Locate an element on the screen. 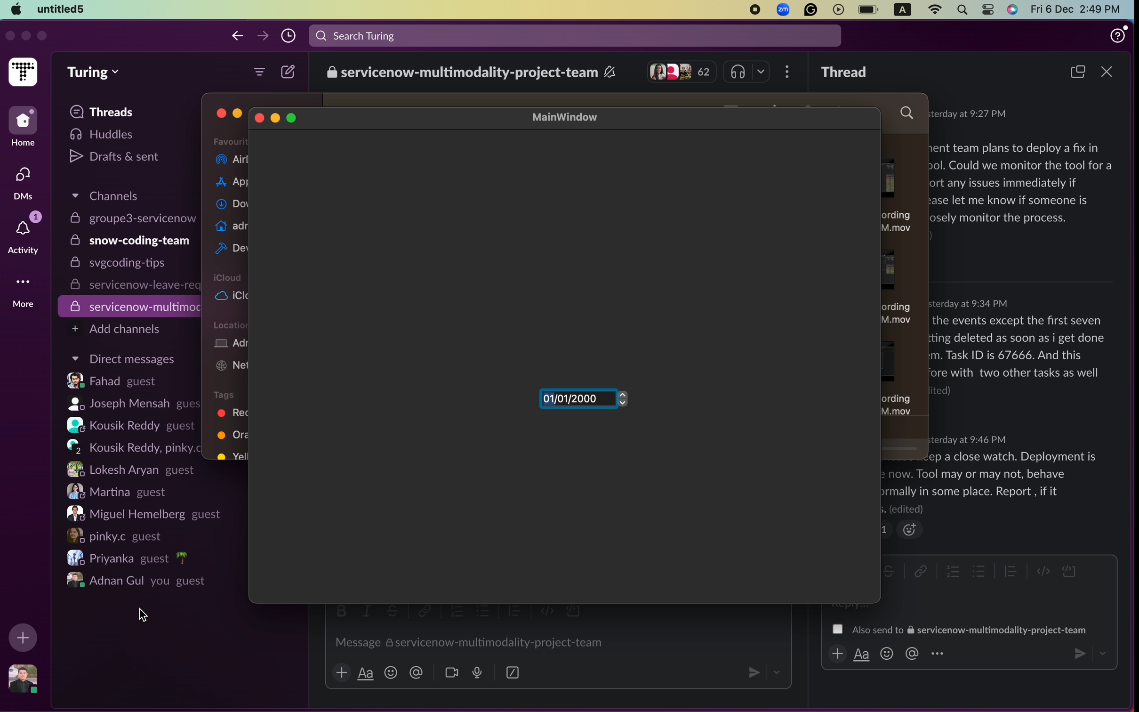 Image resolution: width=1139 pixels, height=712 pixels. battery is located at coordinates (868, 8).